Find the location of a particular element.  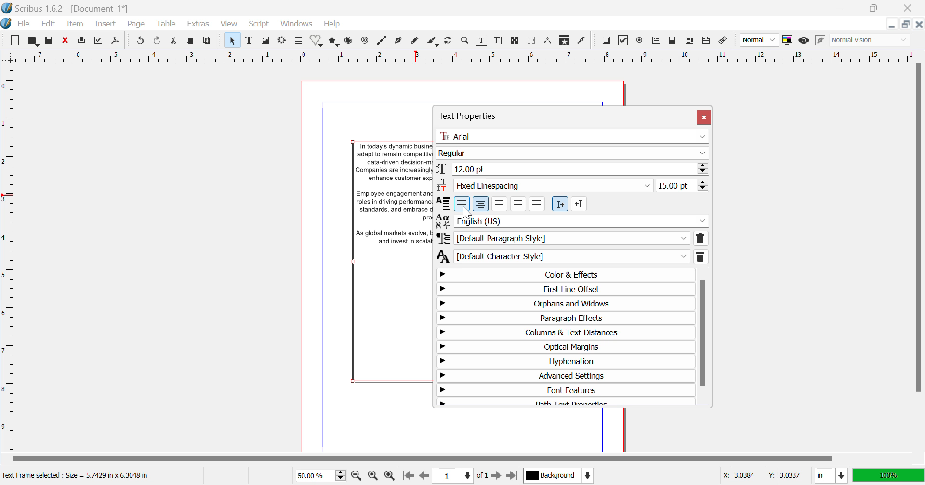

Minimize is located at coordinates (875, 8).